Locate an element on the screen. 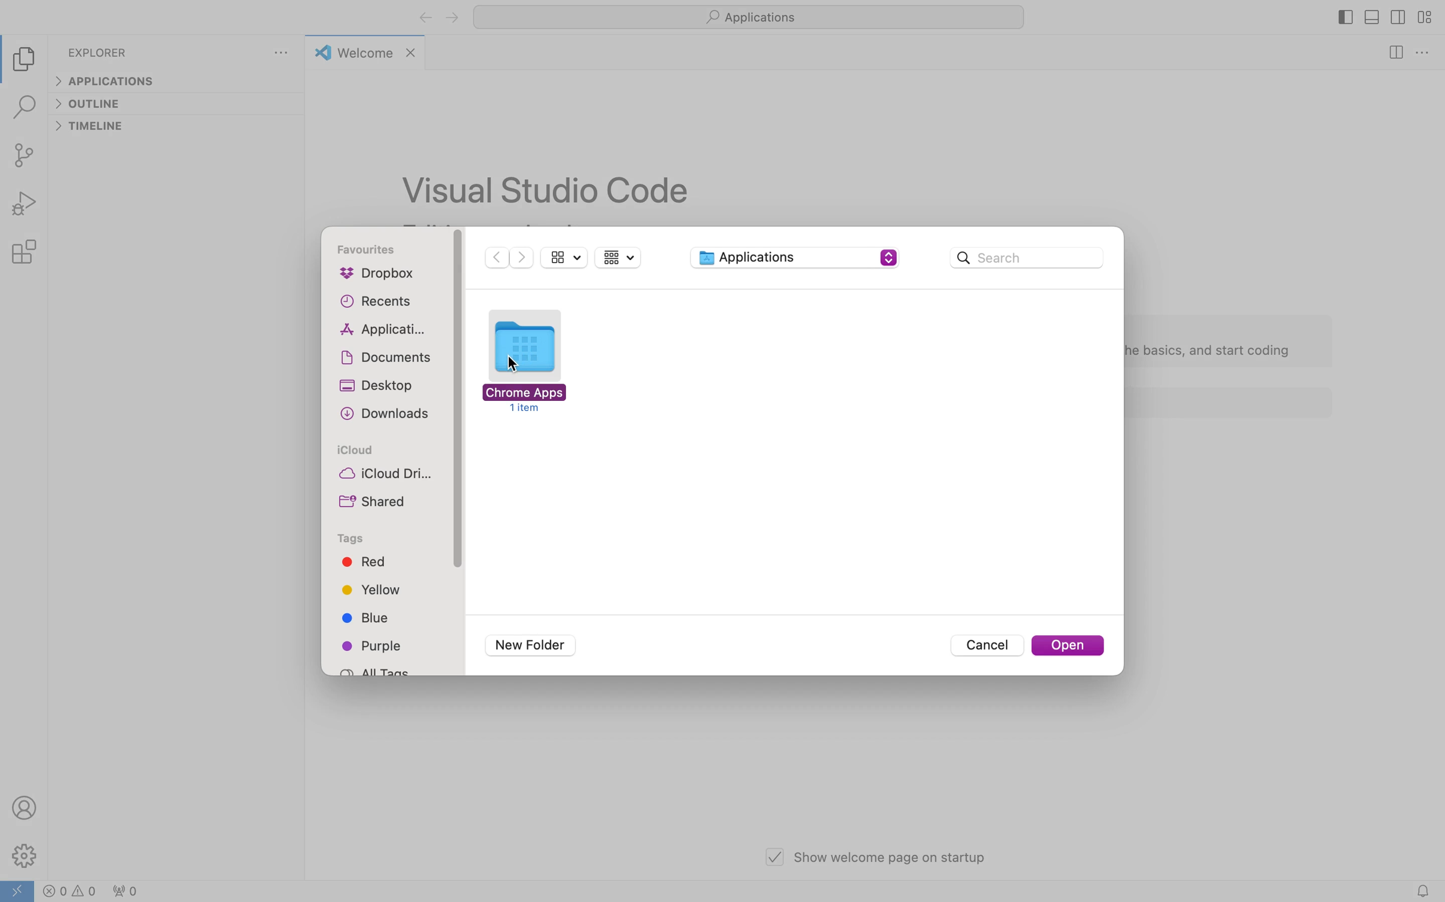 The height and width of the screenshot is (902, 1445). vertical scroll bar is located at coordinates (458, 401).